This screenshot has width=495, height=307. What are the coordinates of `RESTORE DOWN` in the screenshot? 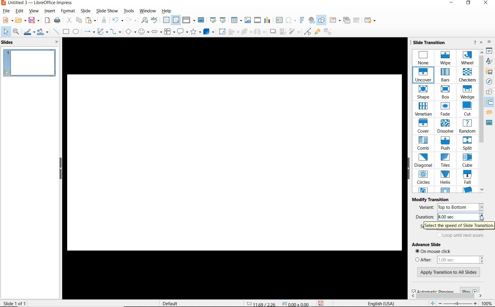 It's located at (470, 3).